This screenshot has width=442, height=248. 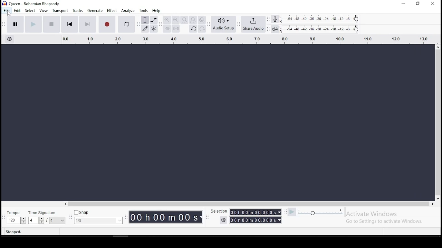 What do you see at coordinates (143, 11) in the screenshot?
I see `tools` at bounding box center [143, 11].